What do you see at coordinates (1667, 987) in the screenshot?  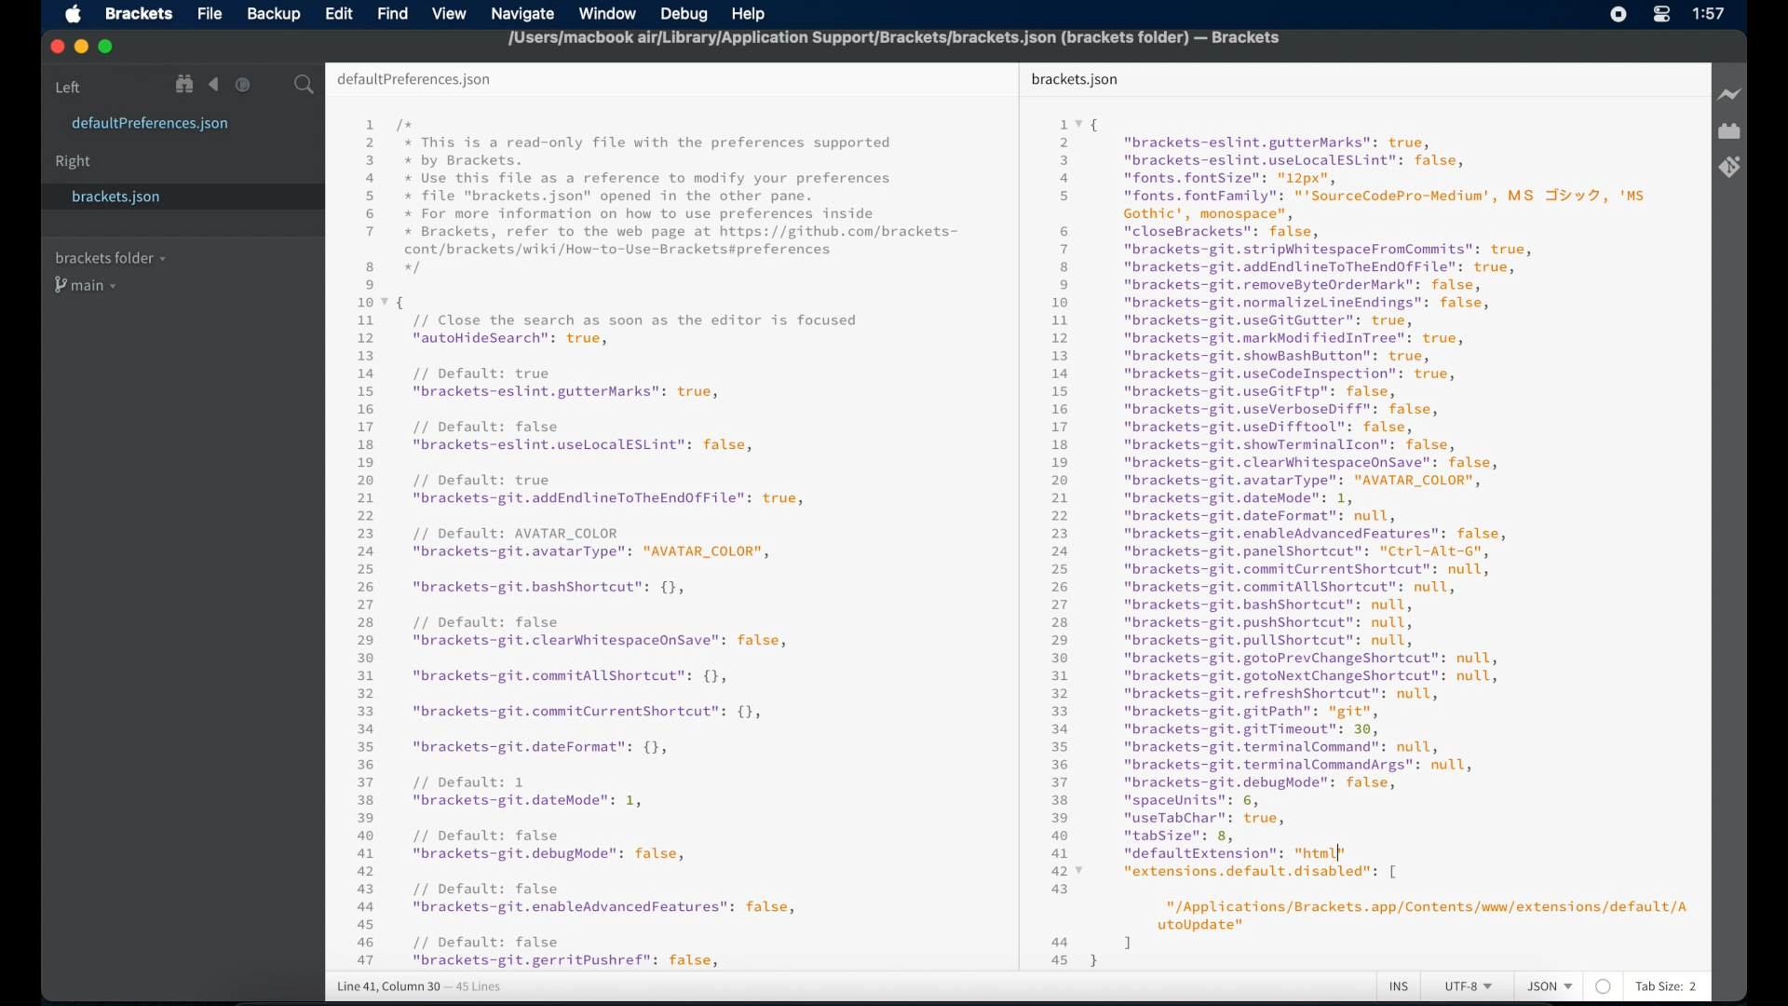 I see `tab size: 2` at bounding box center [1667, 987].